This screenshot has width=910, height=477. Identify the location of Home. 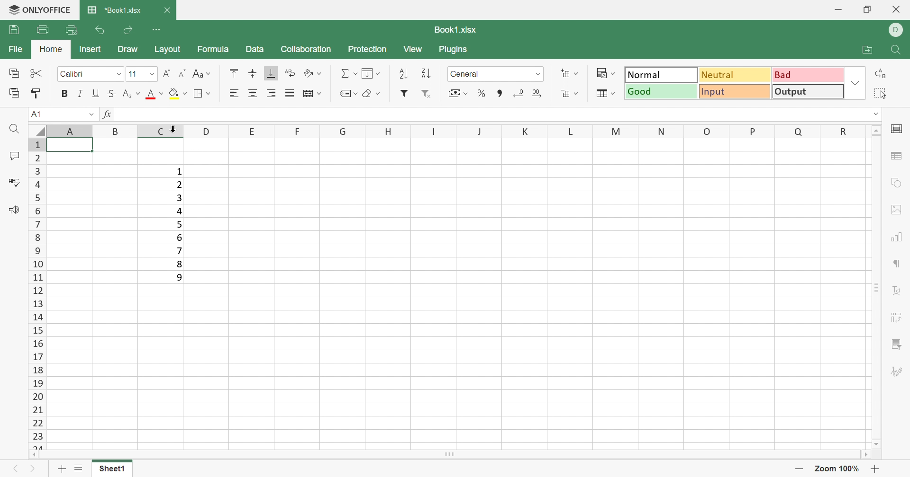
(50, 48).